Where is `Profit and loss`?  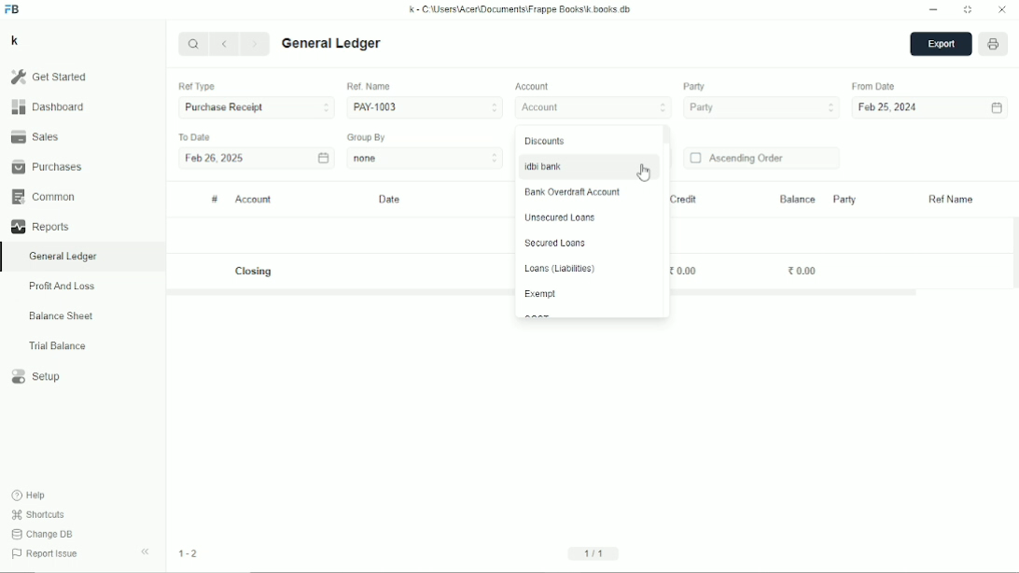 Profit and loss is located at coordinates (62, 286).